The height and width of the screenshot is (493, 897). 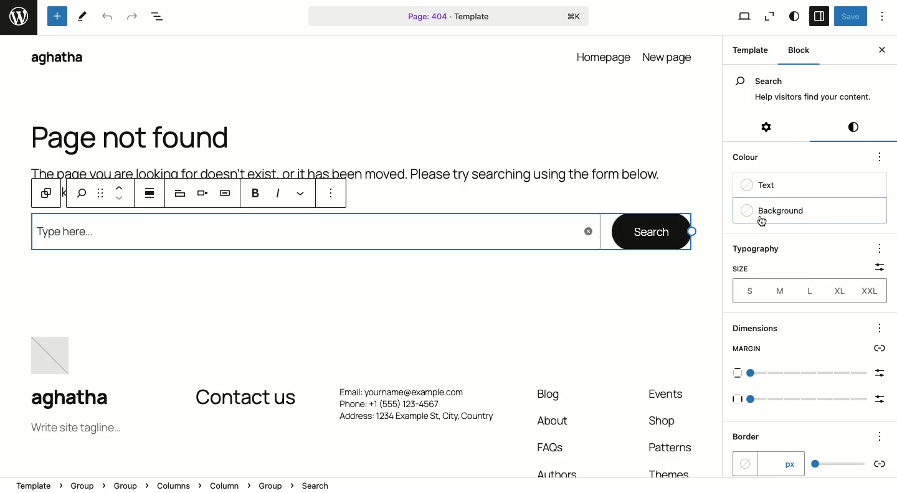 What do you see at coordinates (415, 420) in the screenshot?
I see `Address: 1234 Example St, City. Country` at bounding box center [415, 420].